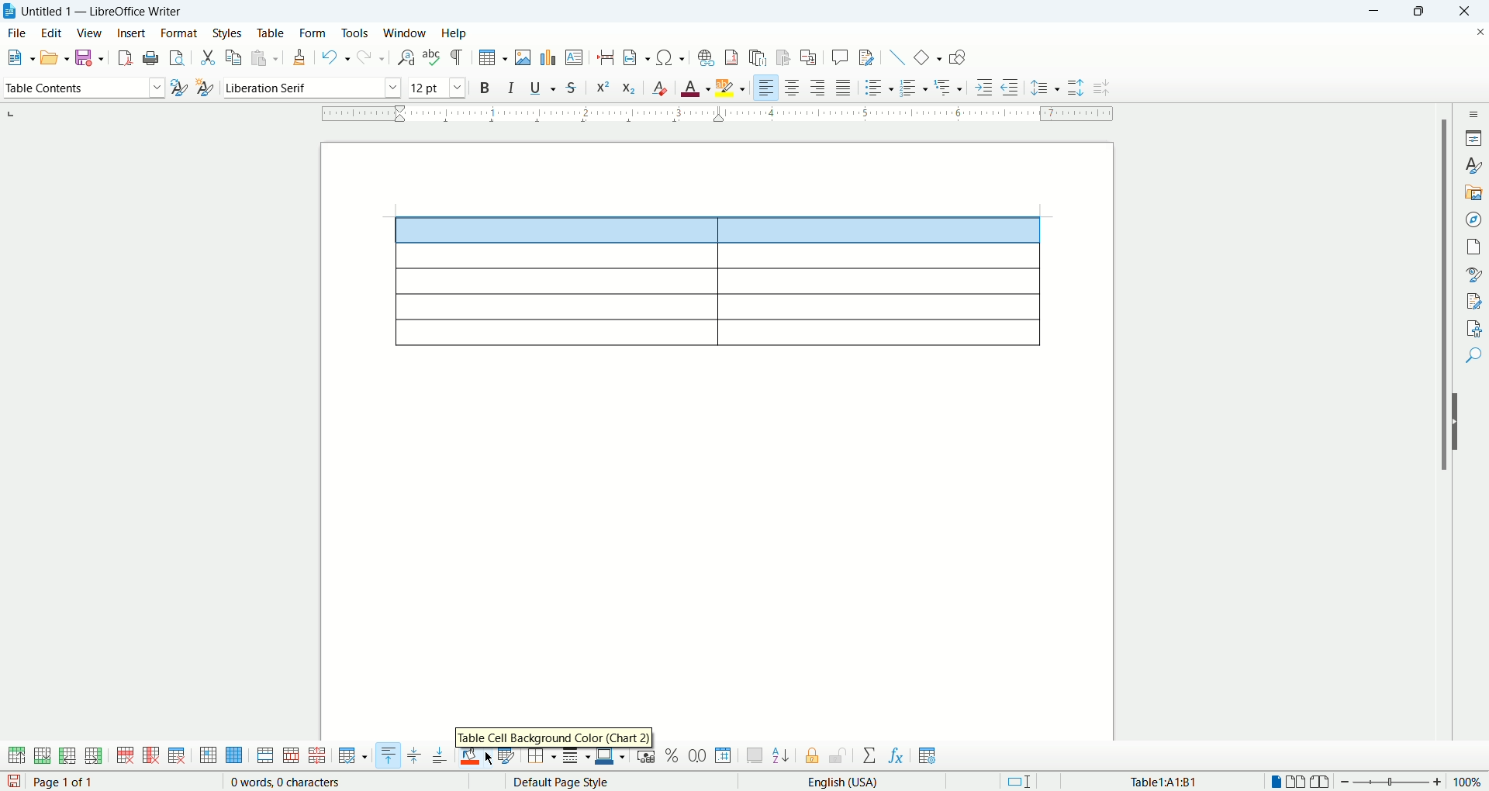  What do you see at coordinates (986, 85) in the screenshot?
I see `increase indent` at bounding box center [986, 85].